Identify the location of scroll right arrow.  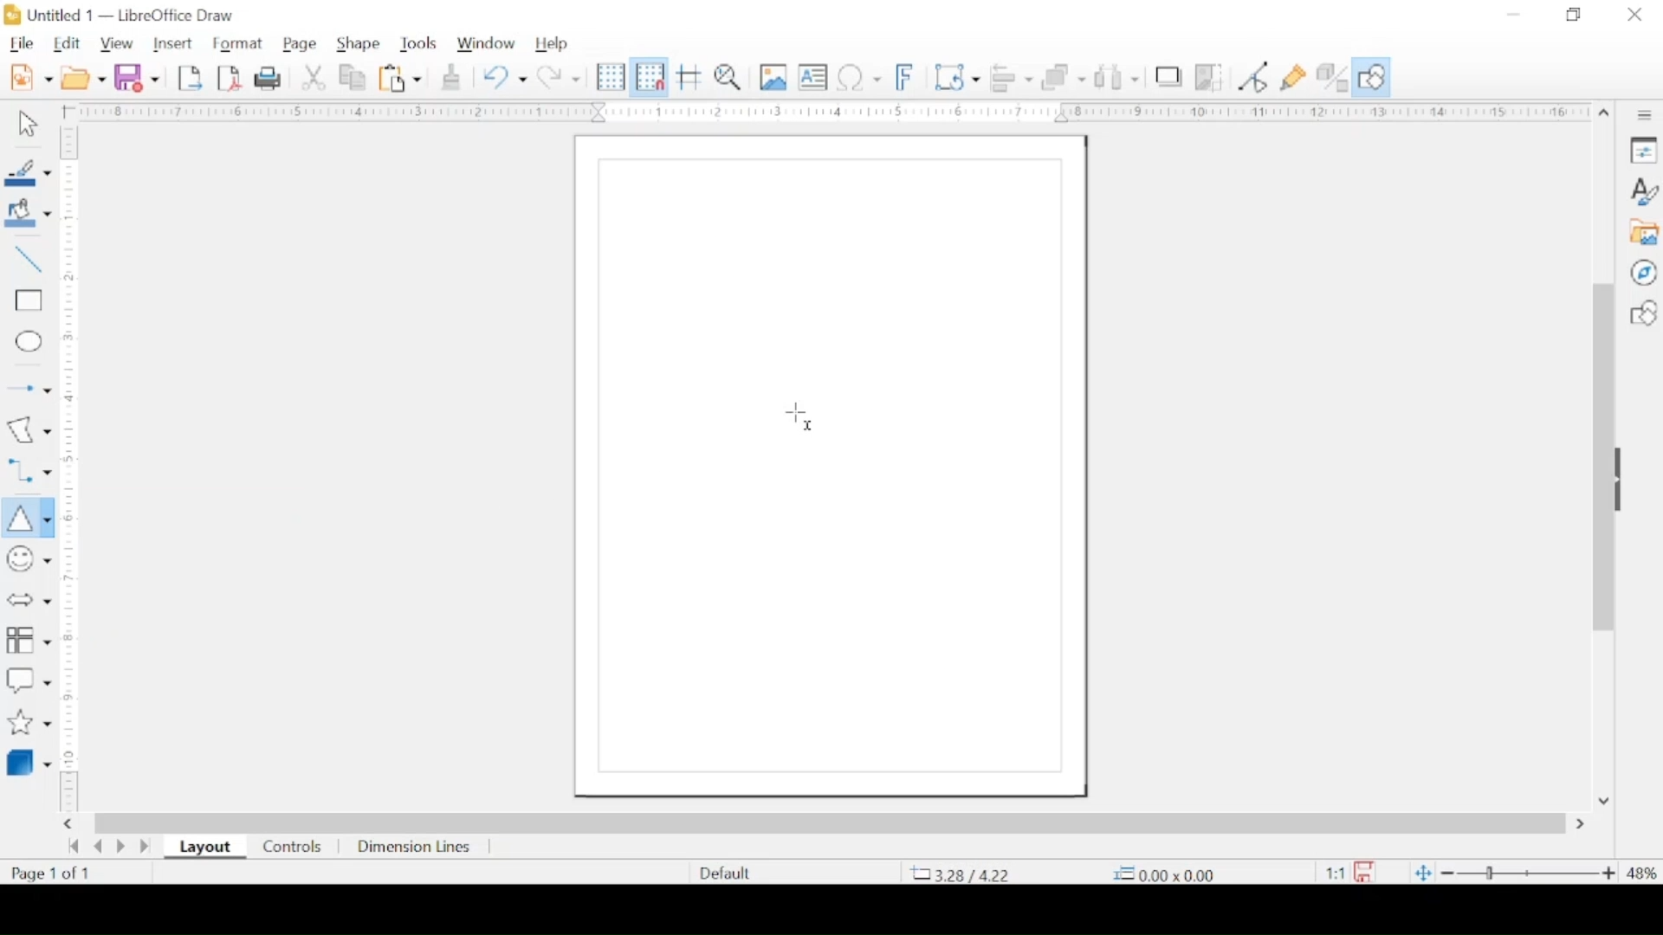
(1583, 824).